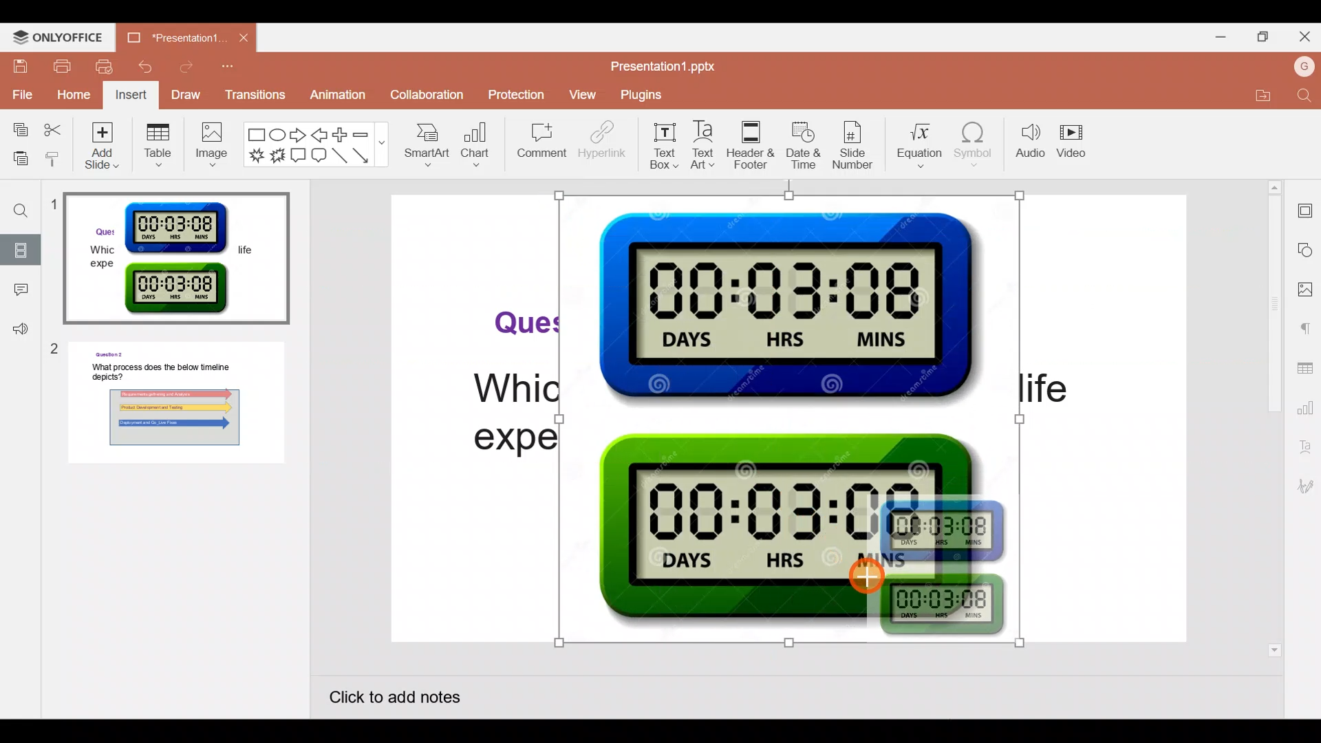 This screenshot has width=1321, height=743. What do you see at coordinates (19, 294) in the screenshot?
I see `Comment` at bounding box center [19, 294].